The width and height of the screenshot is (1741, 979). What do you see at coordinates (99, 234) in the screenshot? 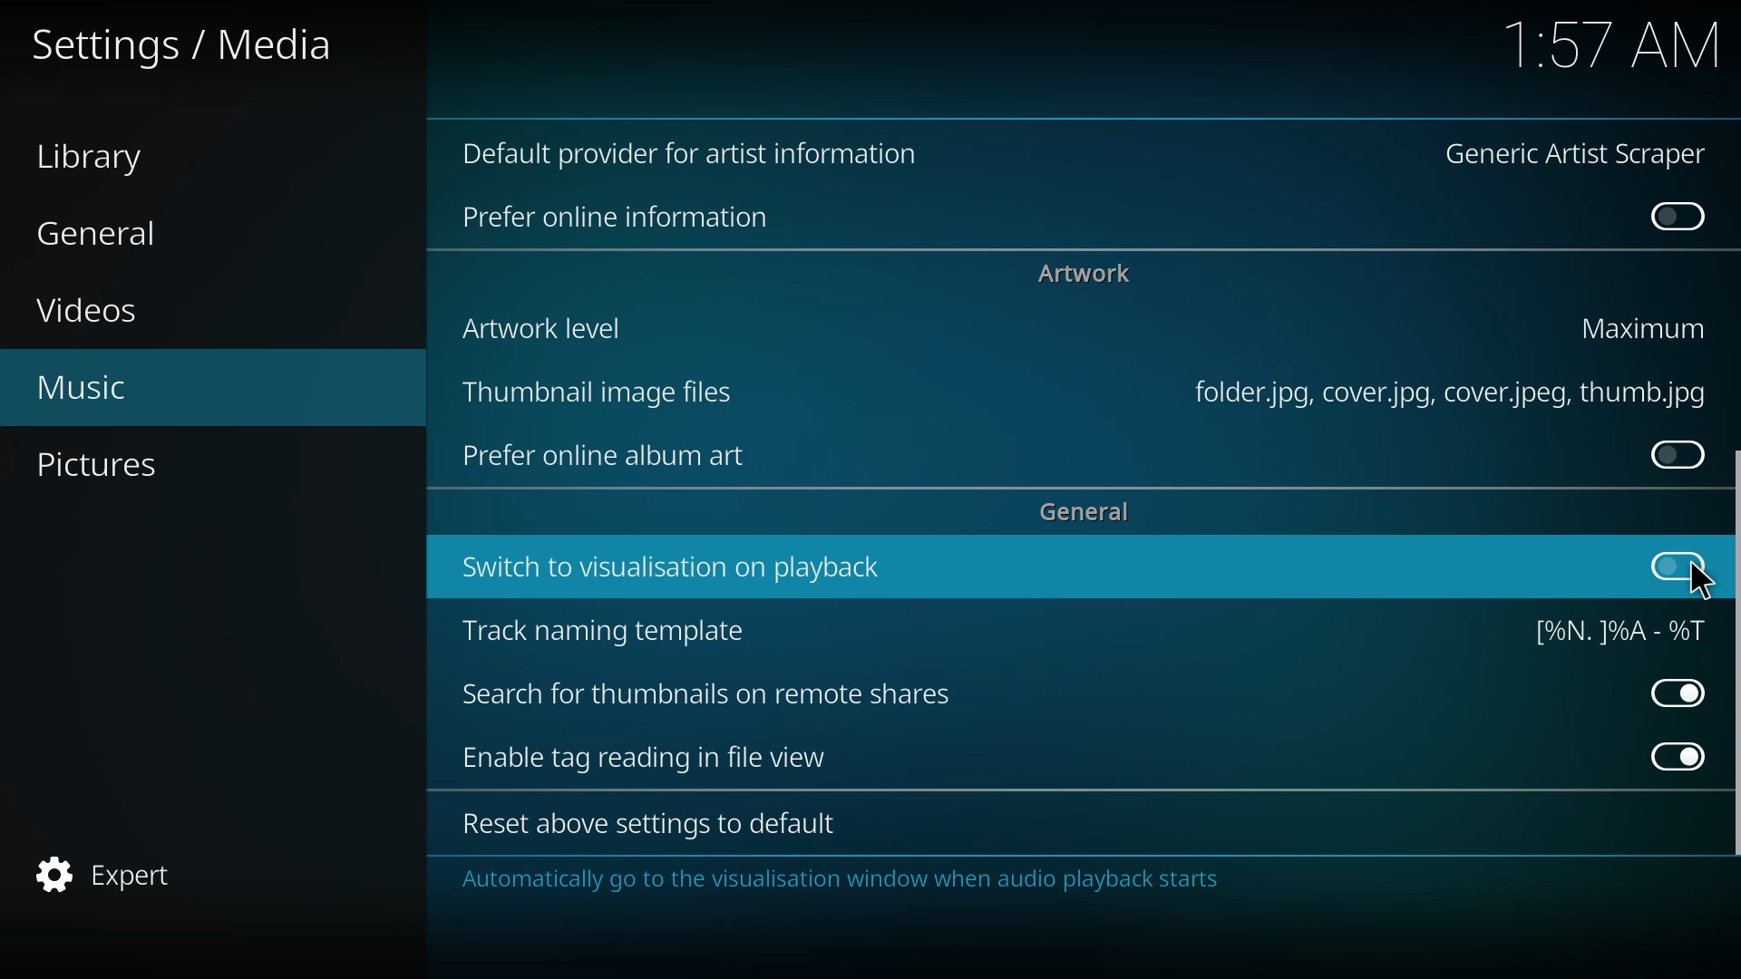
I see `general` at bounding box center [99, 234].